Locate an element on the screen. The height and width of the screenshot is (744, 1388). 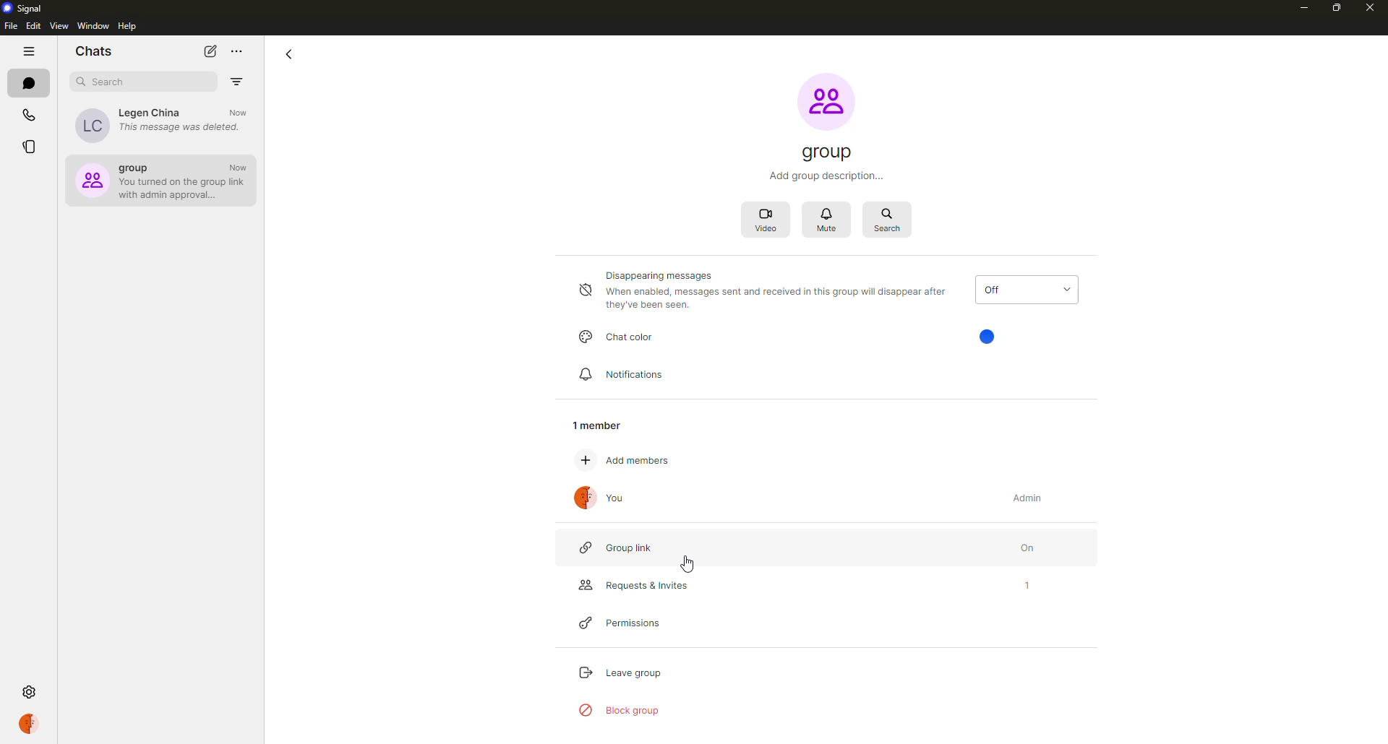
edit is located at coordinates (33, 26).